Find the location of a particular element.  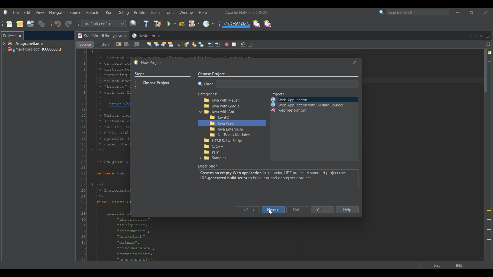

Section title and text is located at coordinates (278, 176).